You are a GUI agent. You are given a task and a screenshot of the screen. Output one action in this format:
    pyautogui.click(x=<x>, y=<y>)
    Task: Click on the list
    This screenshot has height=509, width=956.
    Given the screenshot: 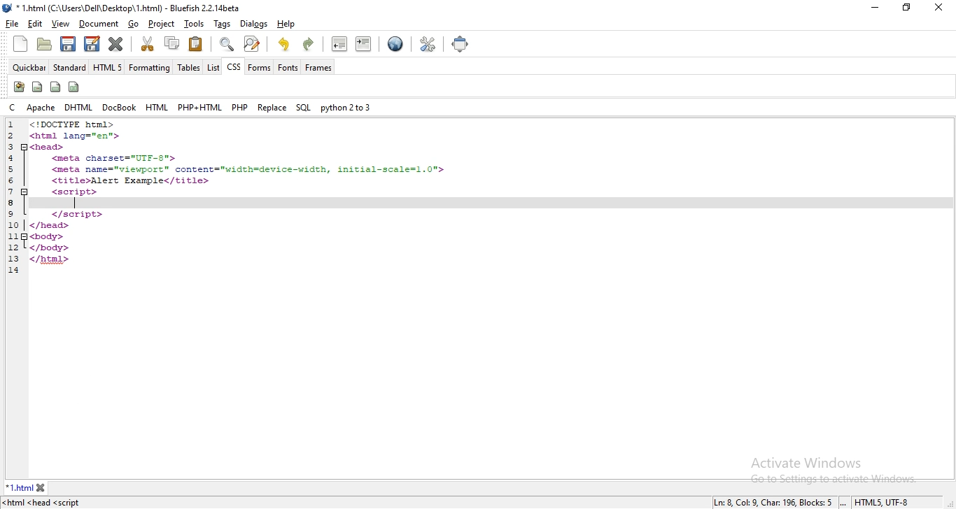 What is the action you would take?
    pyautogui.click(x=212, y=66)
    